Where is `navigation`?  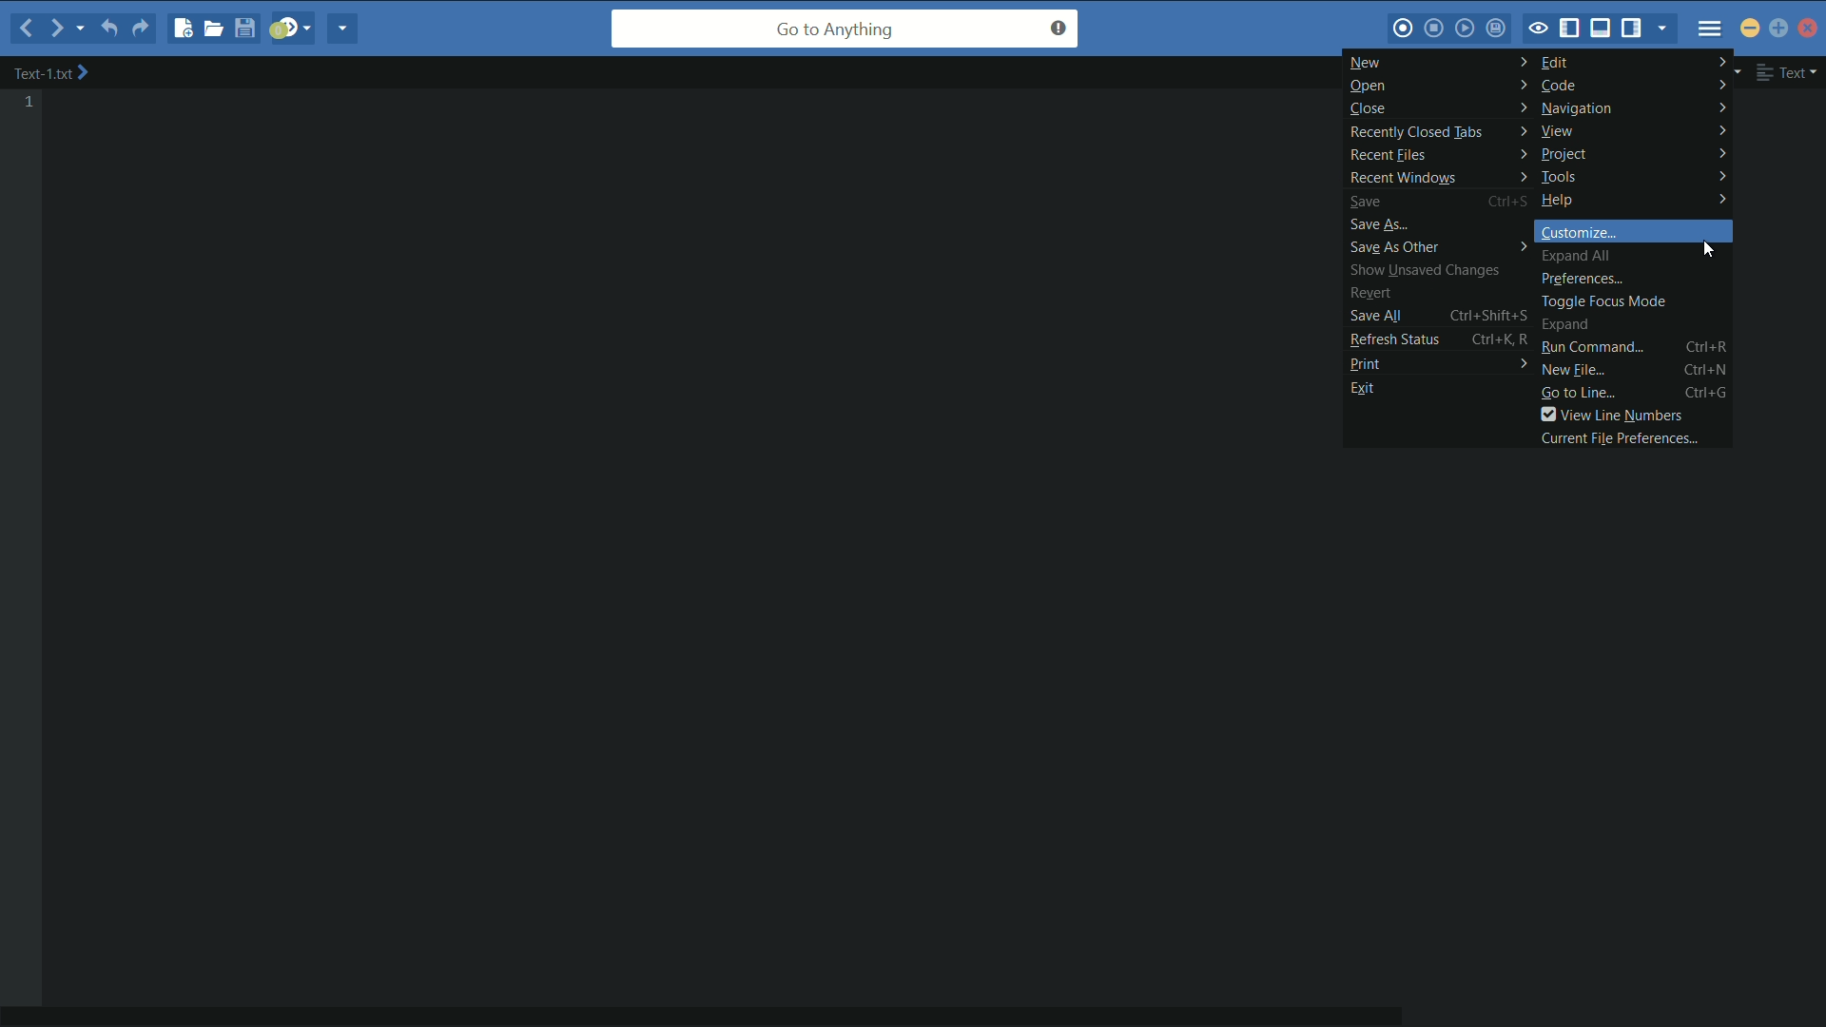 navigation is located at coordinates (1630, 109).